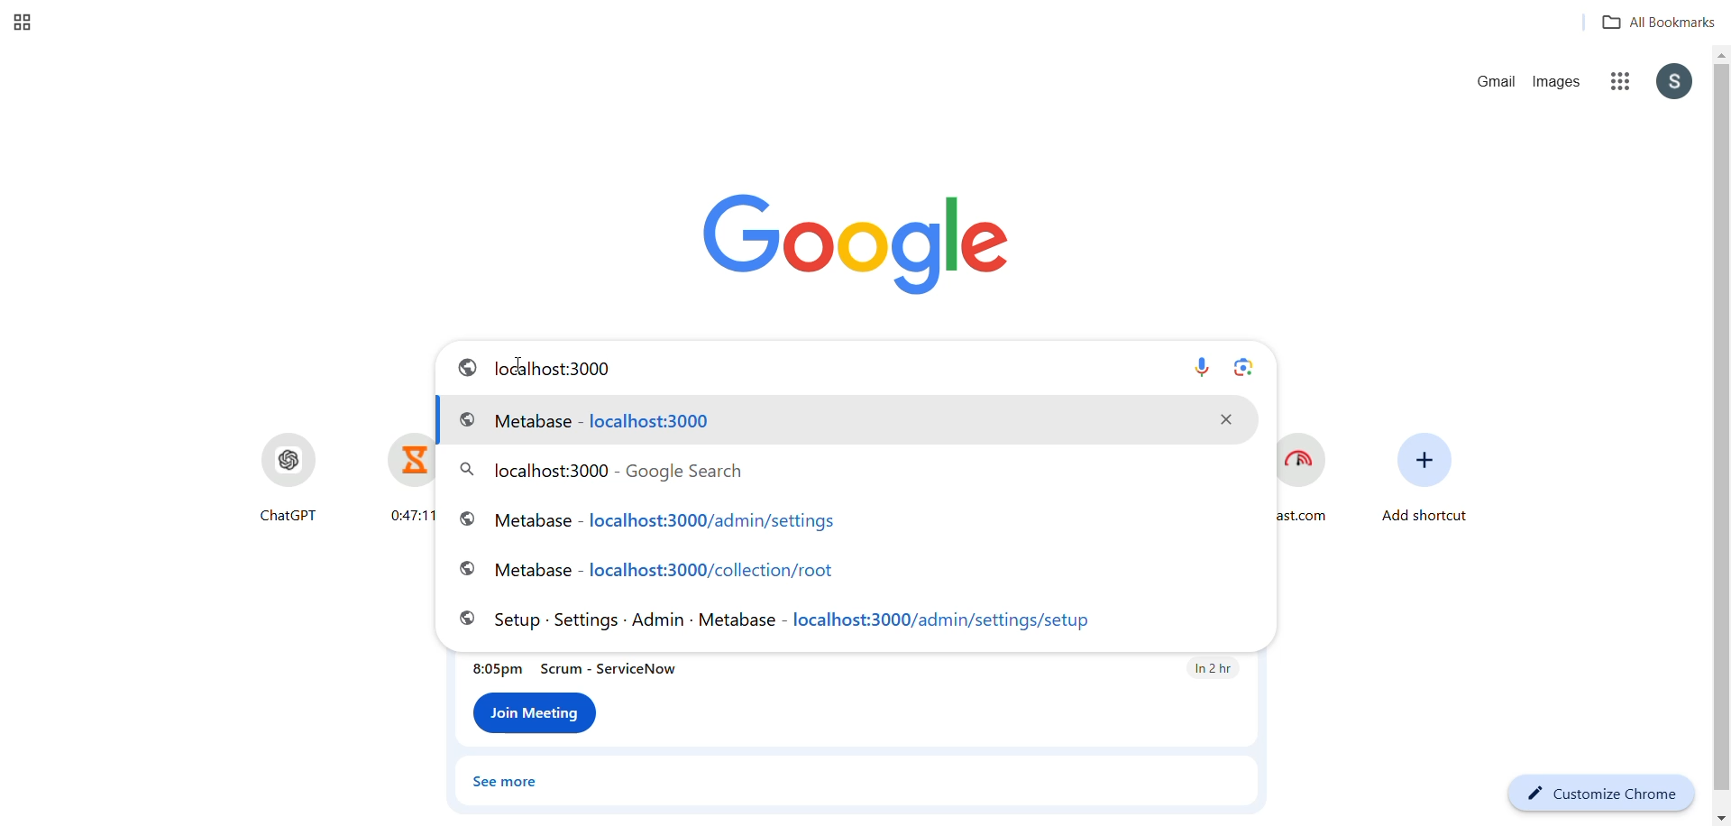 This screenshot has height=826, width=1731. I want to click on google id options, so click(1674, 83).